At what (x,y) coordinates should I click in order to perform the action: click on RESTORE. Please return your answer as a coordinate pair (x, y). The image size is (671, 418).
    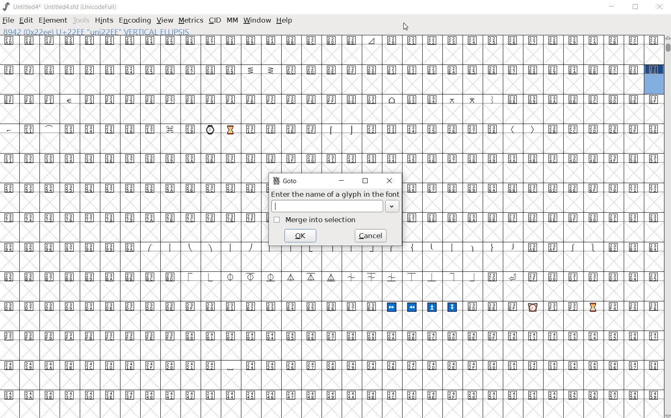
    Looking at the image, I should click on (637, 7).